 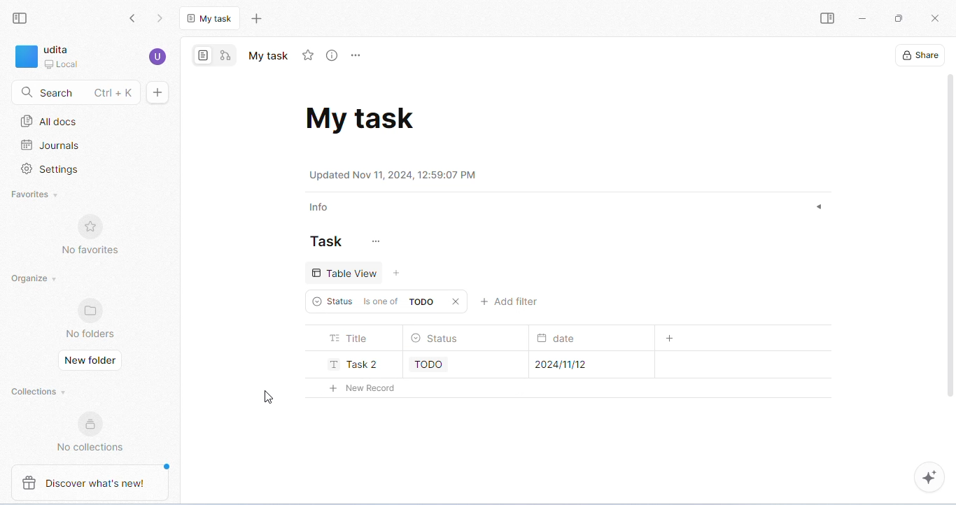 I want to click on new doc, so click(x=157, y=92).